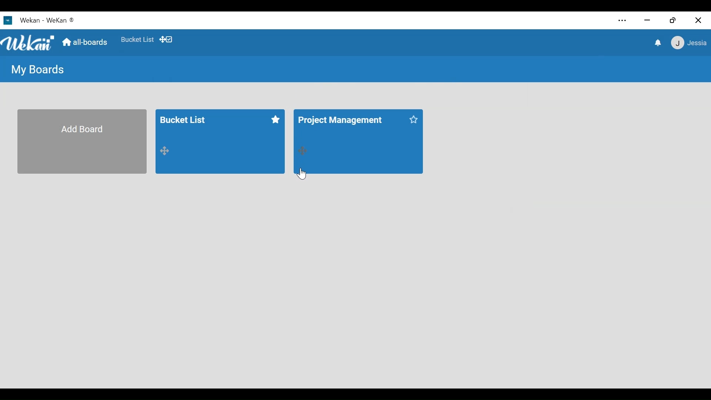  I want to click on settings and more, so click(624, 21).